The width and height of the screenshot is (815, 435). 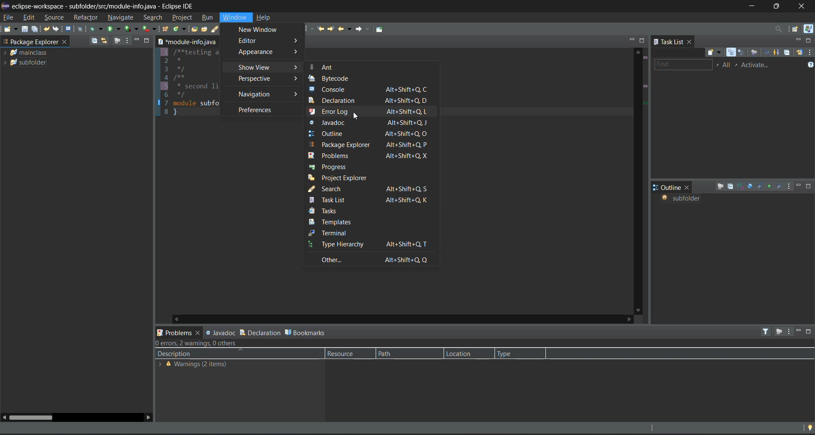 I want to click on line details, so click(x=647, y=96).